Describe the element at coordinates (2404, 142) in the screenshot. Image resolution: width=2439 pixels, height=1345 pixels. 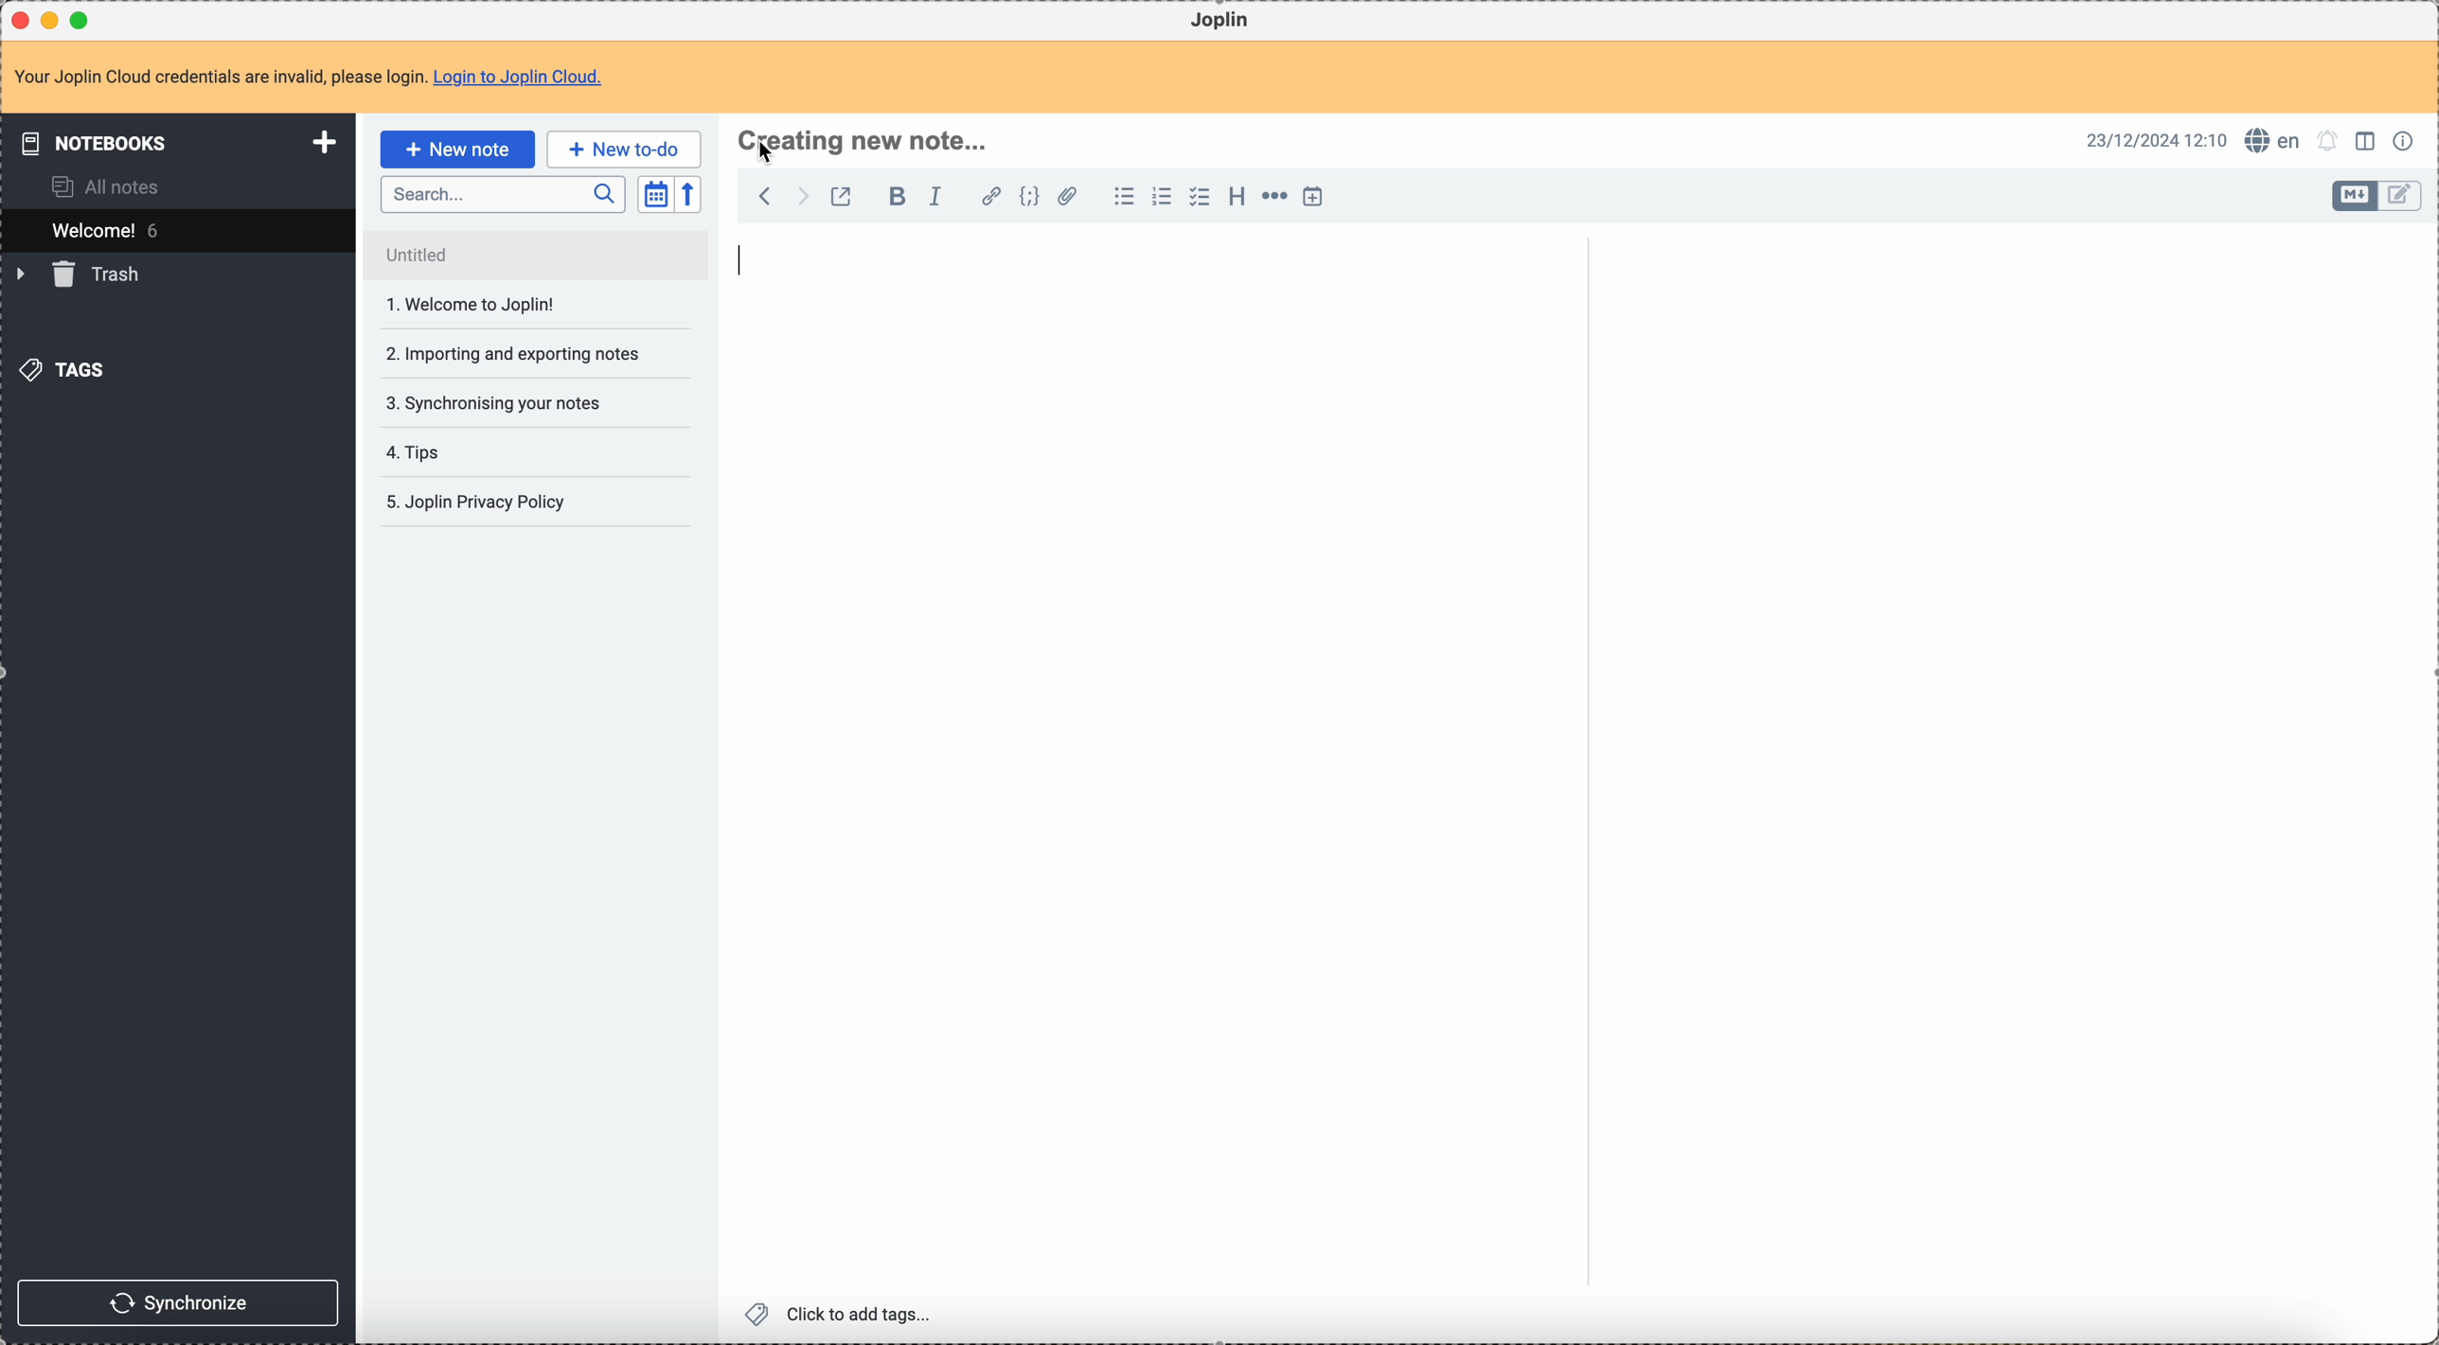
I see `note properties` at that location.